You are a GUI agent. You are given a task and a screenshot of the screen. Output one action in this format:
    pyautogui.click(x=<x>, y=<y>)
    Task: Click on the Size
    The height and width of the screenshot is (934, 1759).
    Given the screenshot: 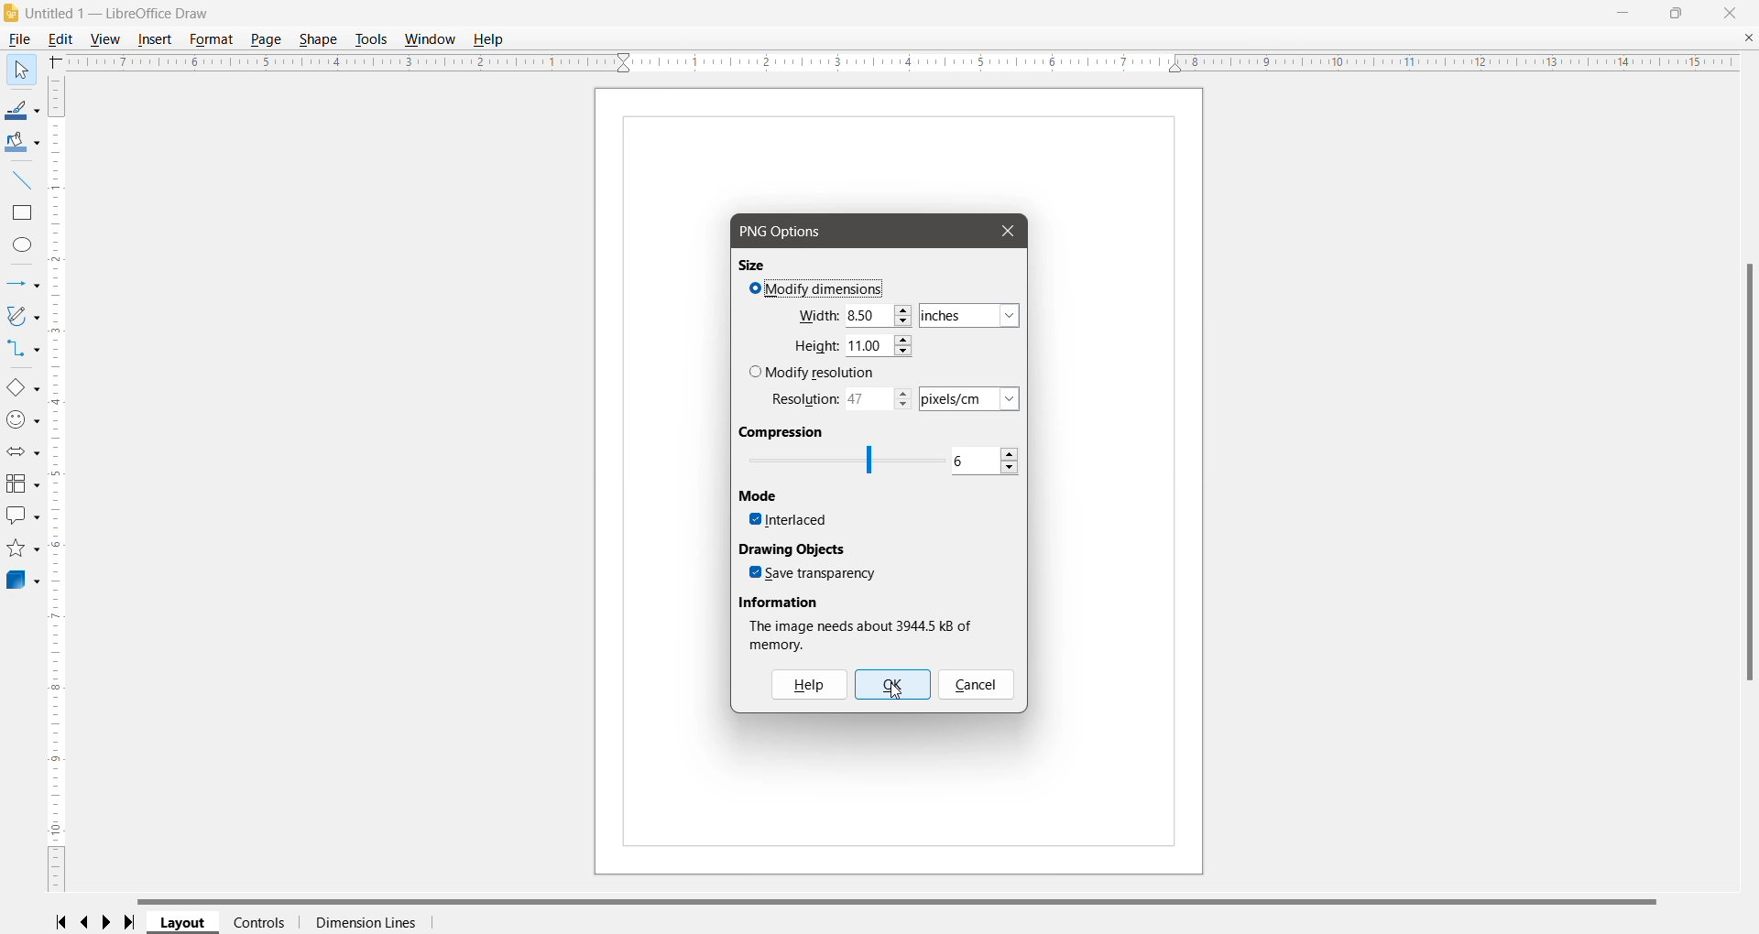 What is the action you would take?
    pyautogui.click(x=758, y=265)
    